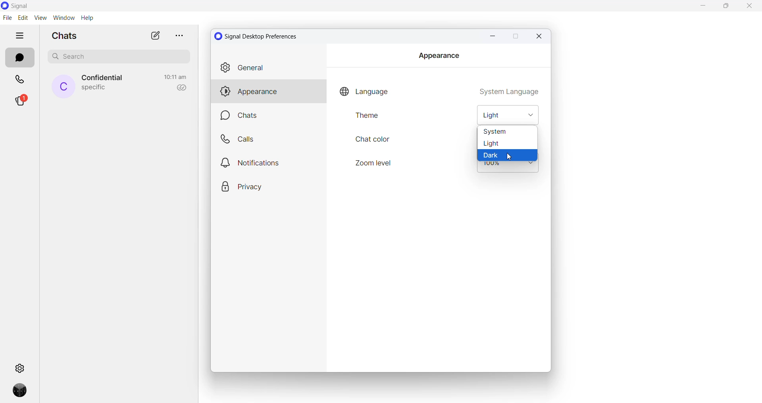 The width and height of the screenshot is (762, 403). I want to click on hide tabs, so click(20, 36).